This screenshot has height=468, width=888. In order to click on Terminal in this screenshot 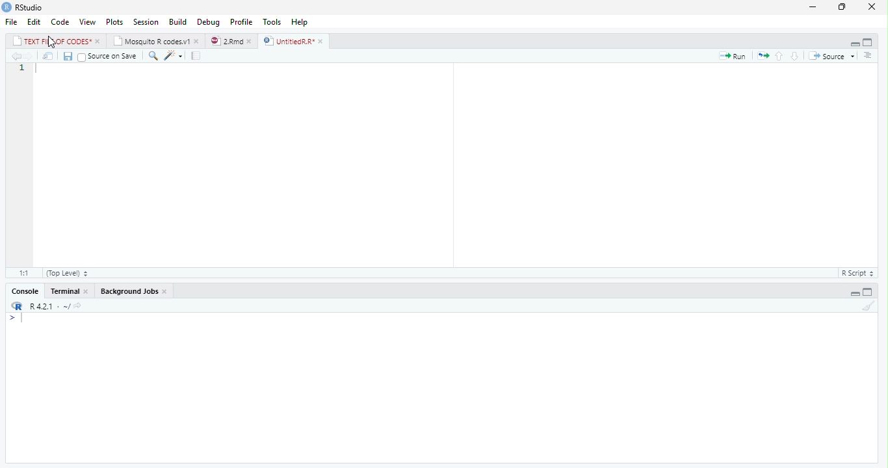, I will do `click(70, 291)`.